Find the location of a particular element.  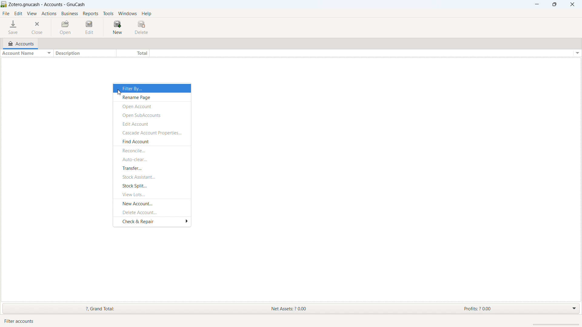

close is located at coordinates (572, 4).